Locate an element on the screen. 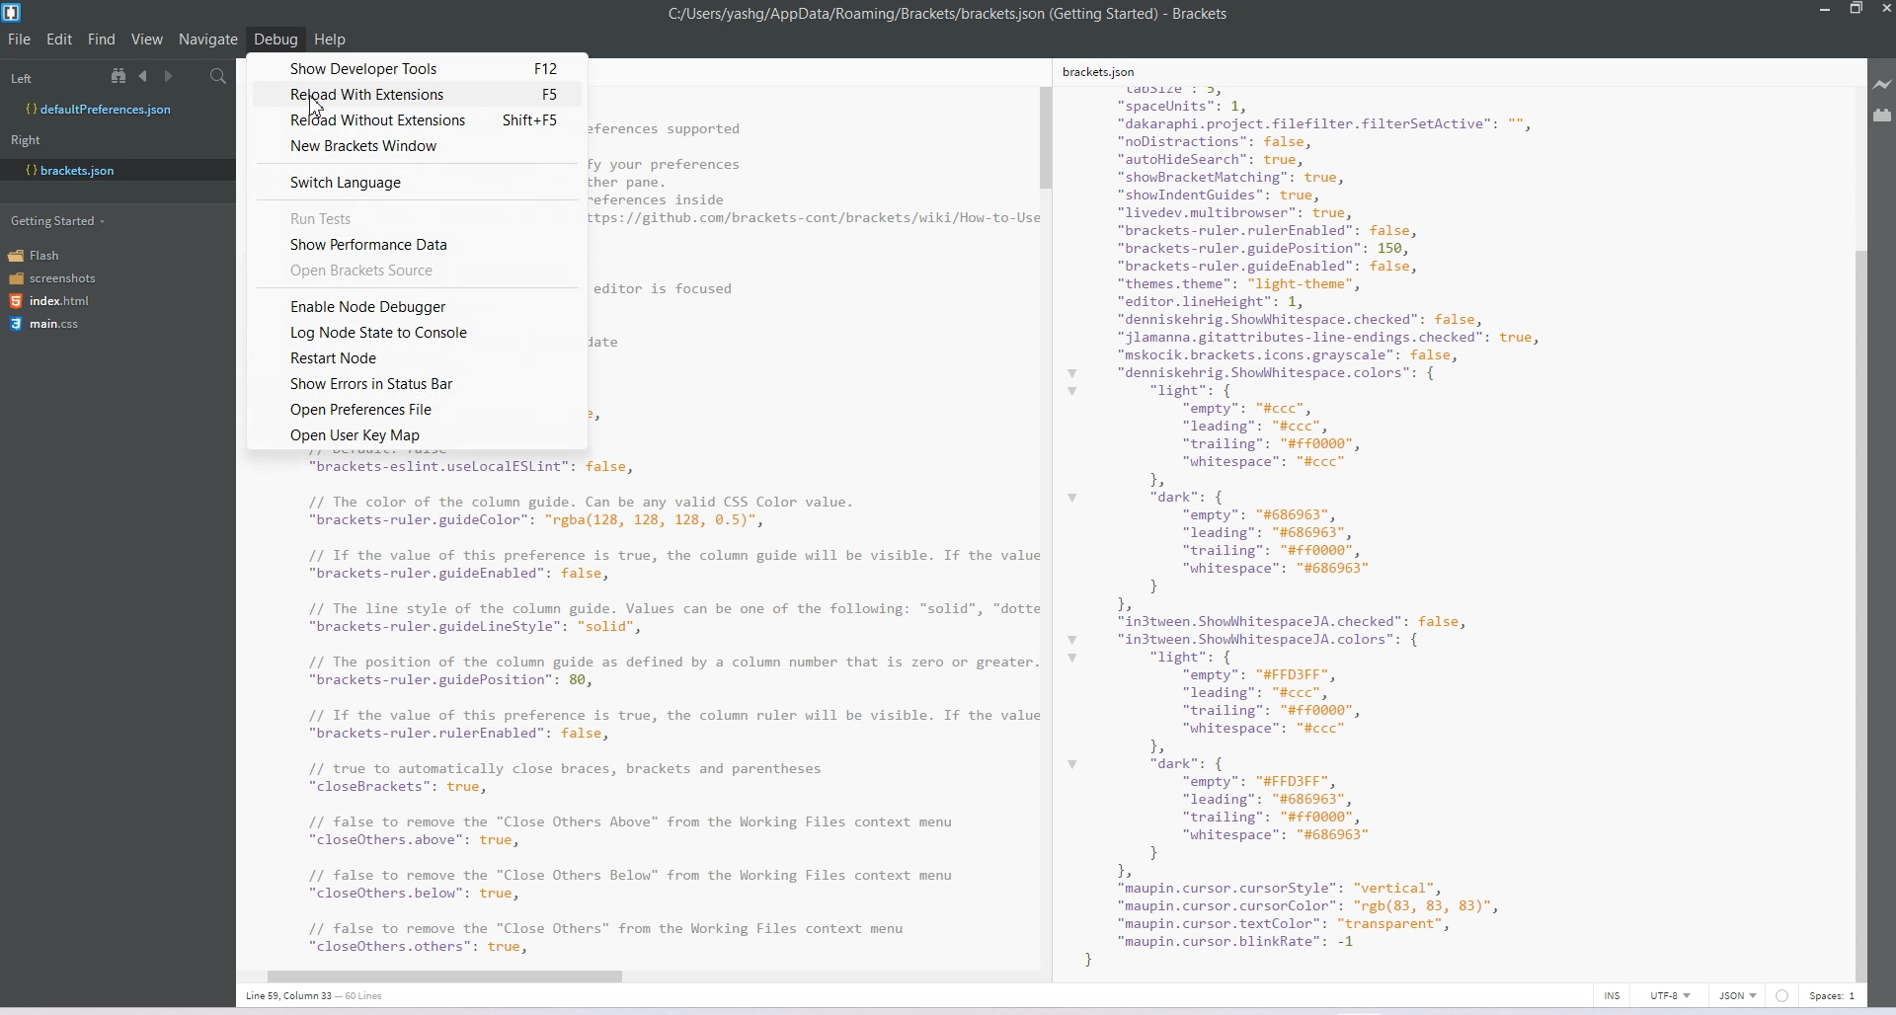  JSON is located at coordinates (1739, 995).